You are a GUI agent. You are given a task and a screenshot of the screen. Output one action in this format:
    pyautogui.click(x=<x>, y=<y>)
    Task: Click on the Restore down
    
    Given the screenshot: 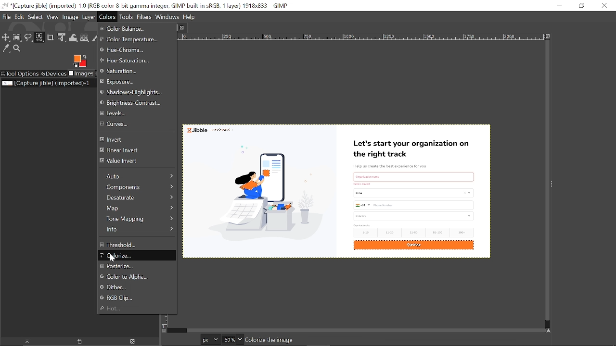 What is the action you would take?
    pyautogui.click(x=581, y=6)
    